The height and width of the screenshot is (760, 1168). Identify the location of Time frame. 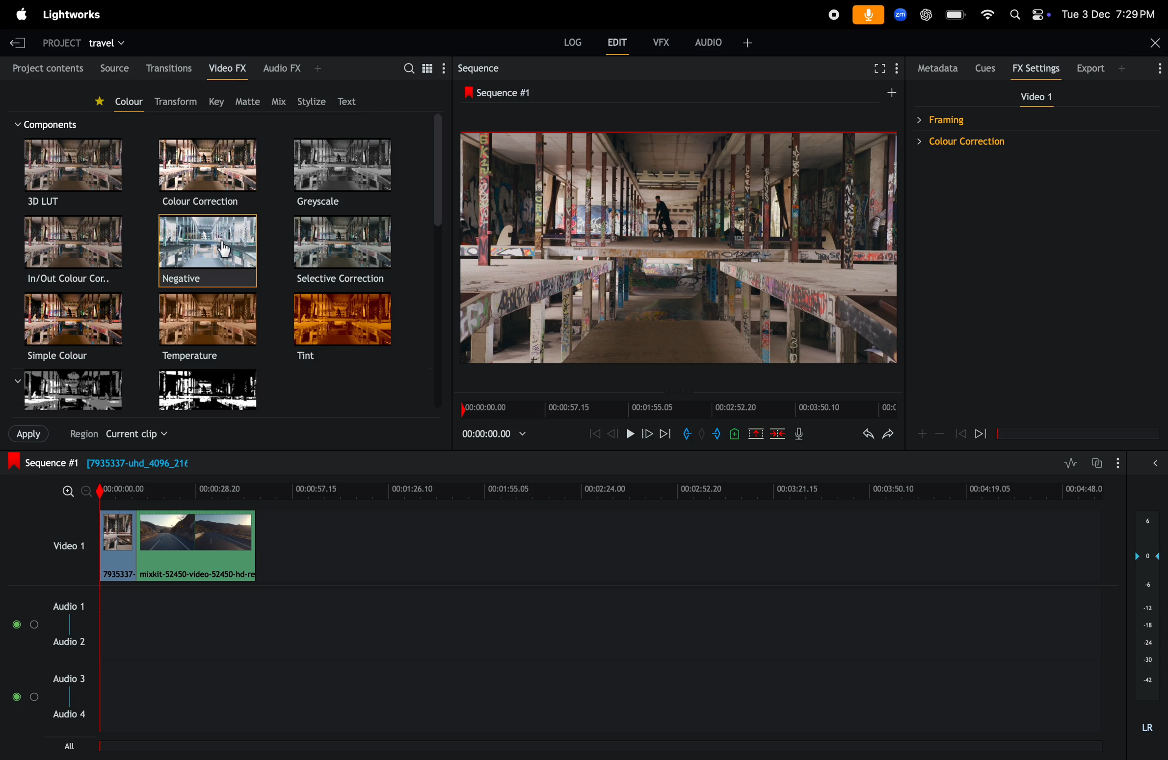
(675, 409).